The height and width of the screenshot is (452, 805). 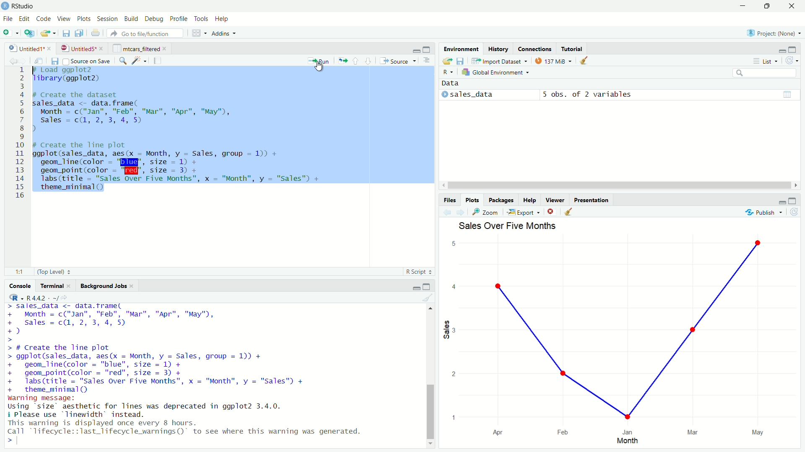 What do you see at coordinates (179, 19) in the screenshot?
I see `profile` at bounding box center [179, 19].